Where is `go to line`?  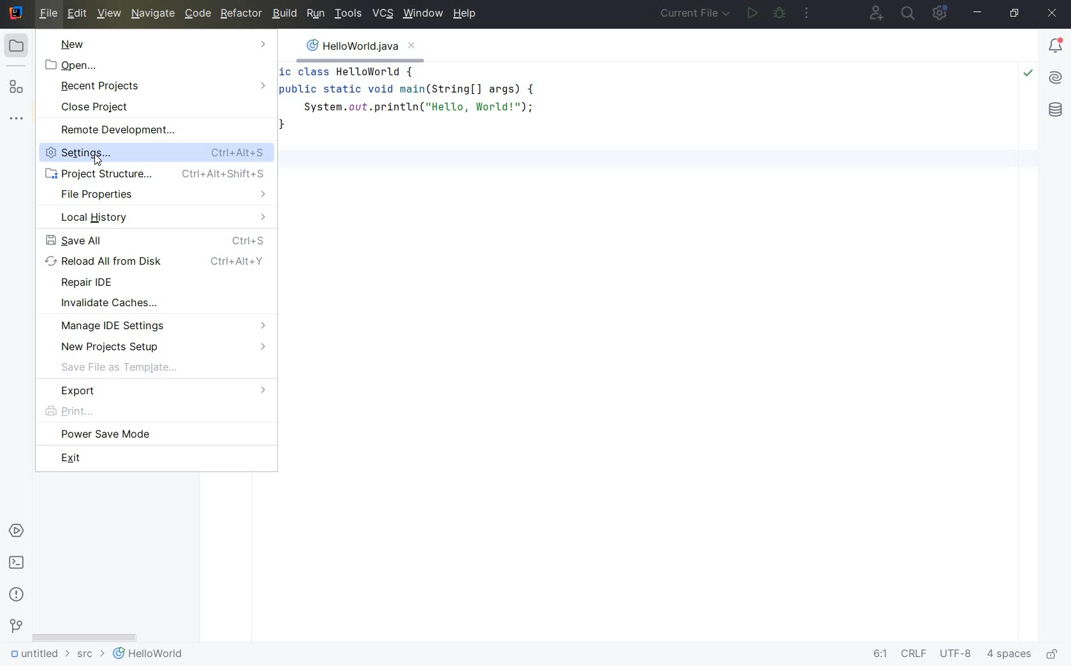 go to line is located at coordinates (879, 655).